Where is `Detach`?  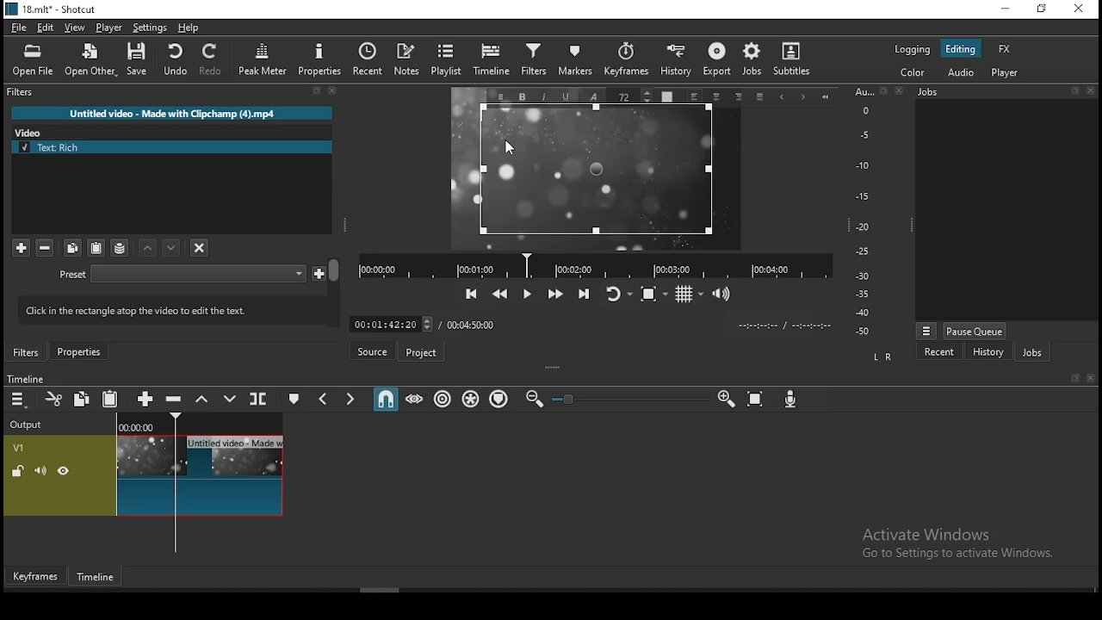 Detach is located at coordinates (1076, 378).